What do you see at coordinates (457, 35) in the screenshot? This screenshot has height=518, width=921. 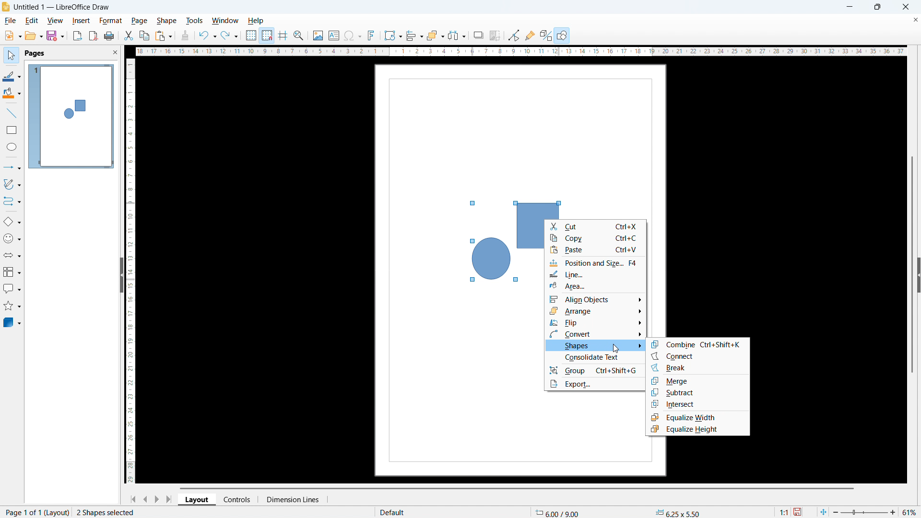 I see `select at least 3 objects to distribute` at bounding box center [457, 35].